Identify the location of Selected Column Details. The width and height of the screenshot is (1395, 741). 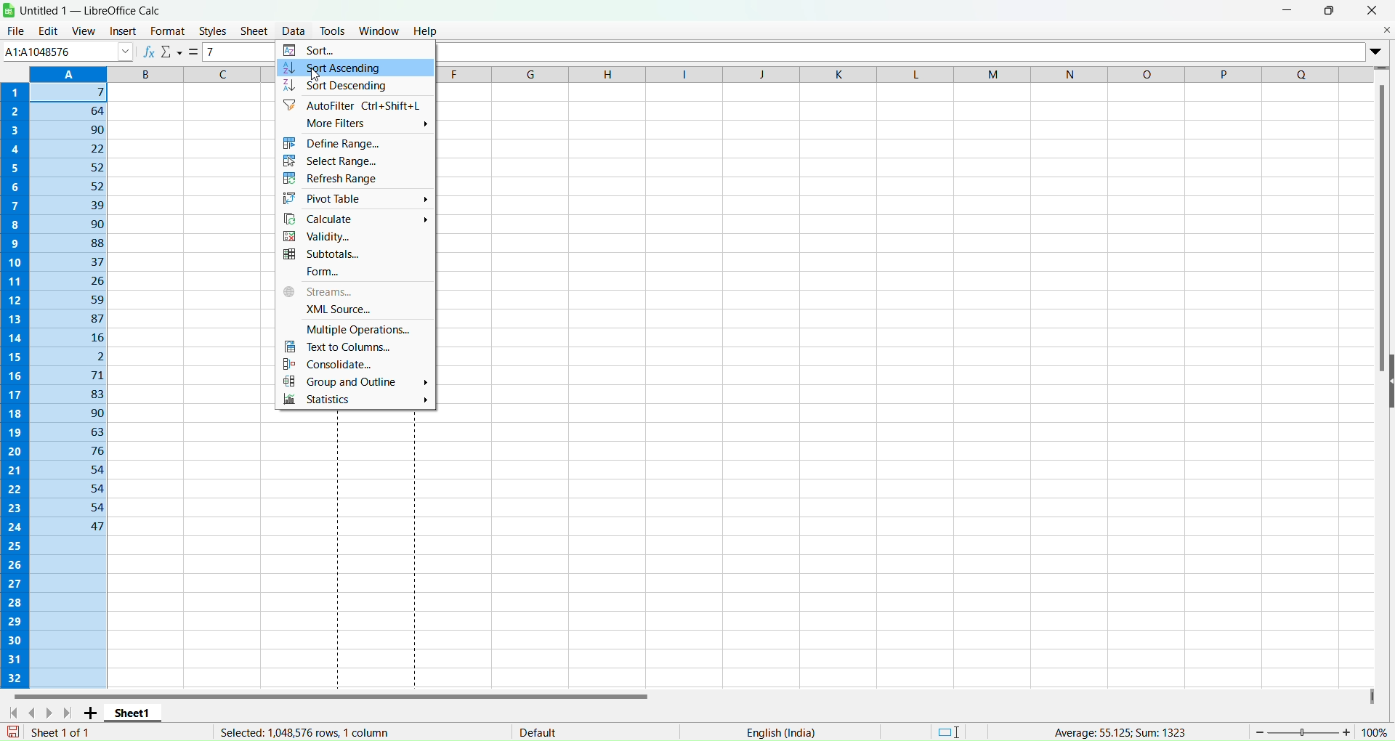
(297, 732).